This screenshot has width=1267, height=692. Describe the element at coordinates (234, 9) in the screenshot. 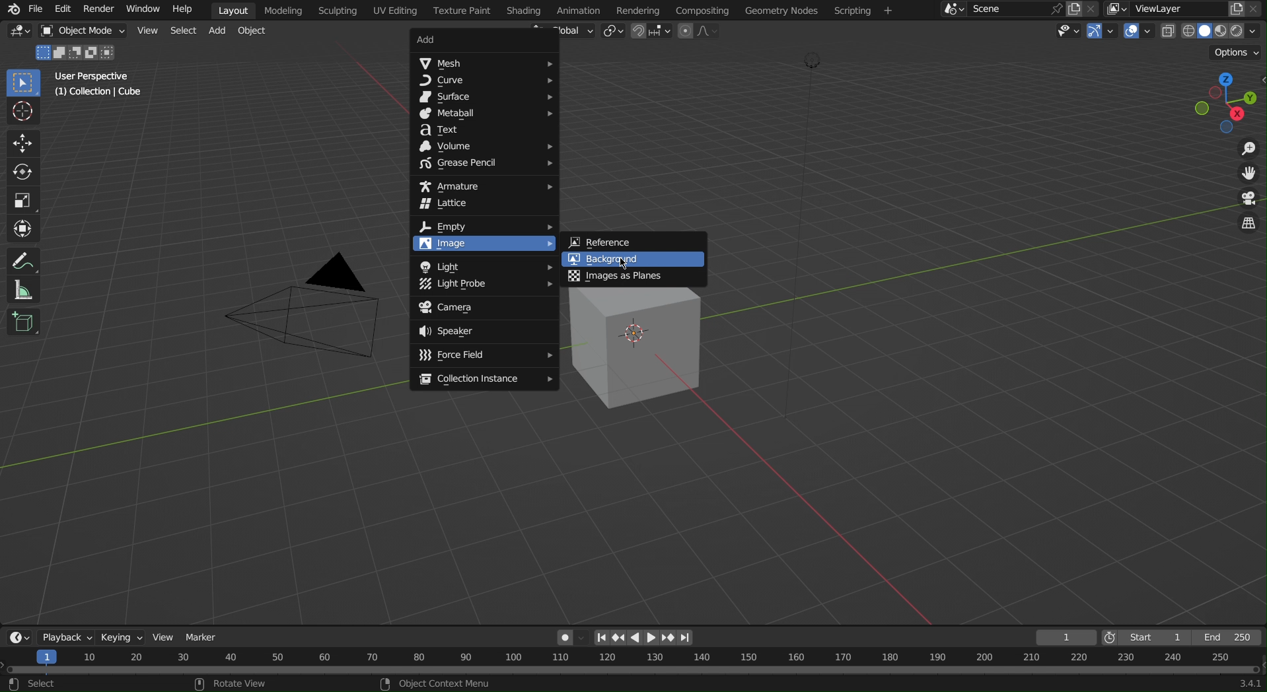

I see `Layout` at that location.